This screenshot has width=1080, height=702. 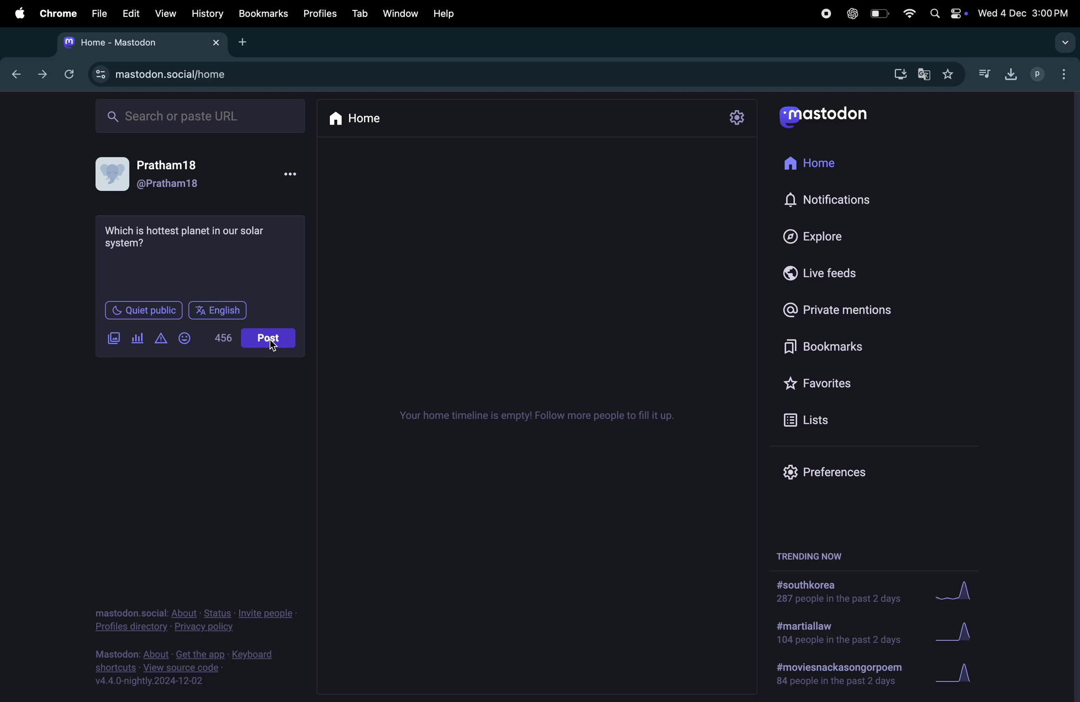 I want to click on alert, so click(x=160, y=338).